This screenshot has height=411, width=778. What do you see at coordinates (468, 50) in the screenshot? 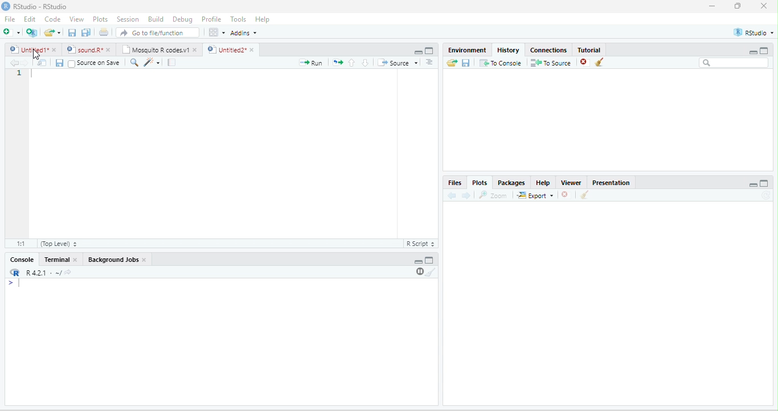
I see `Environment` at bounding box center [468, 50].